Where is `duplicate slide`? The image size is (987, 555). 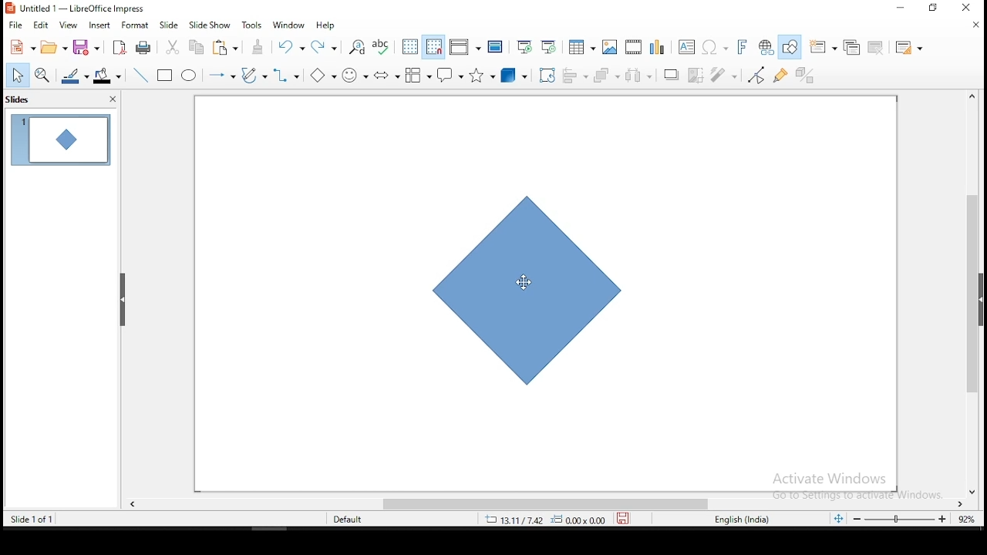 duplicate slide is located at coordinates (851, 48).